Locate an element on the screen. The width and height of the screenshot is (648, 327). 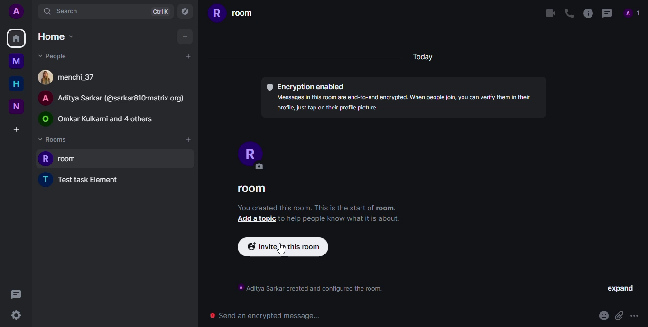
Invite in this room is located at coordinates (284, 248).